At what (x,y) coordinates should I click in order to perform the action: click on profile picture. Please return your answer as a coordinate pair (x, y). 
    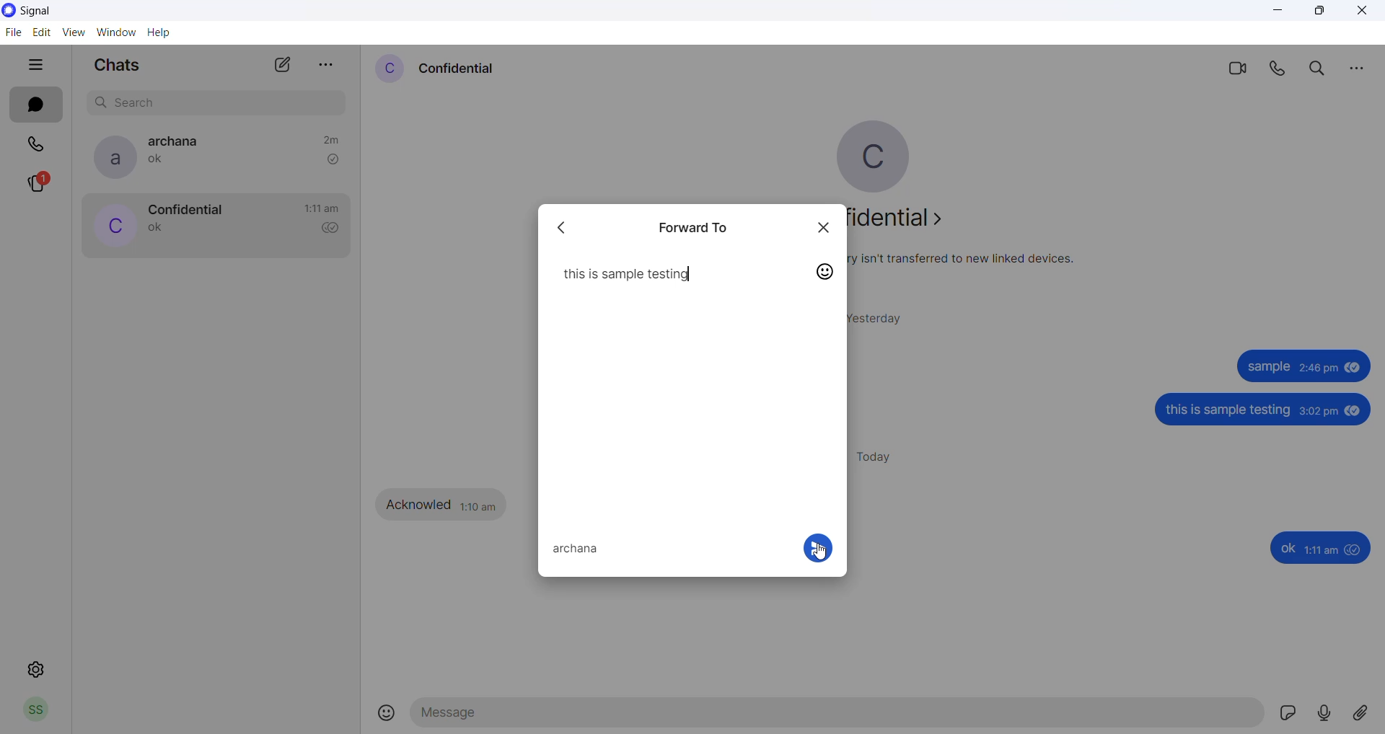
    Looking at the image, I should click on (112, 227).